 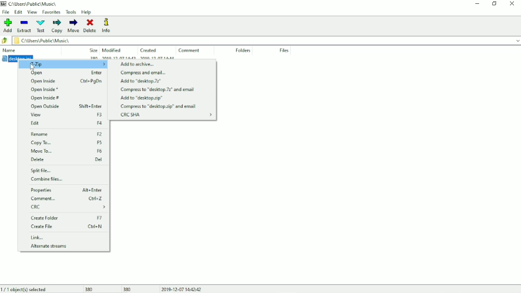 I want to click on Add, so click(x=8, y=25).